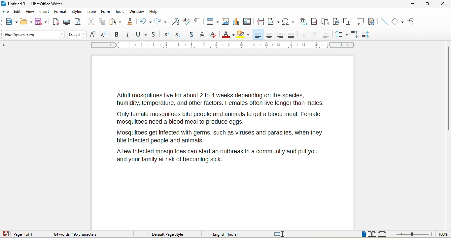 The image size is (451, 238). Describe the element at coordinates (327, 34) in the screenshot. I see `align bottom` at that location.